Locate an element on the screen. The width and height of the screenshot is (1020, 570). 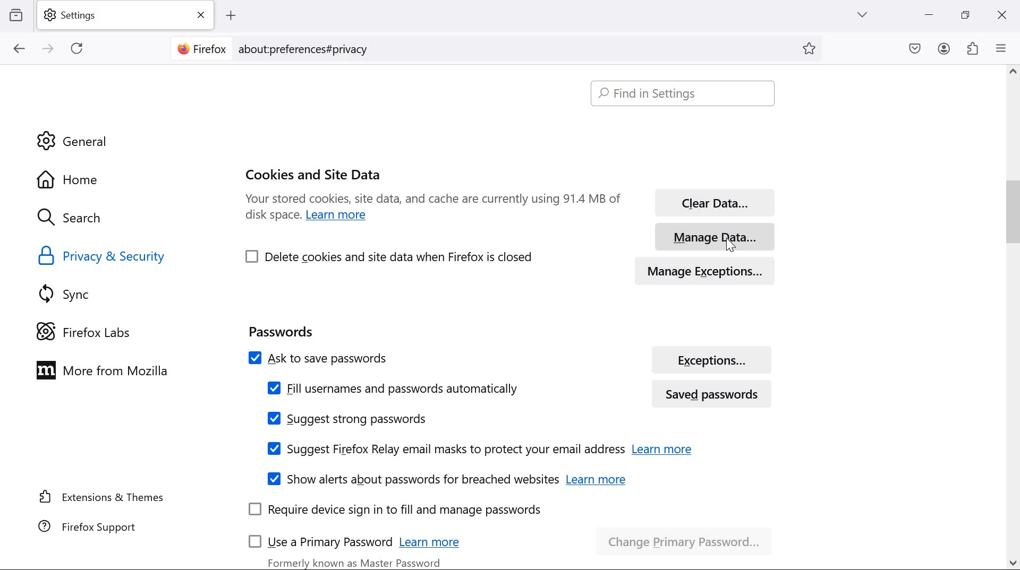
account is located at coordinates (945, 49).